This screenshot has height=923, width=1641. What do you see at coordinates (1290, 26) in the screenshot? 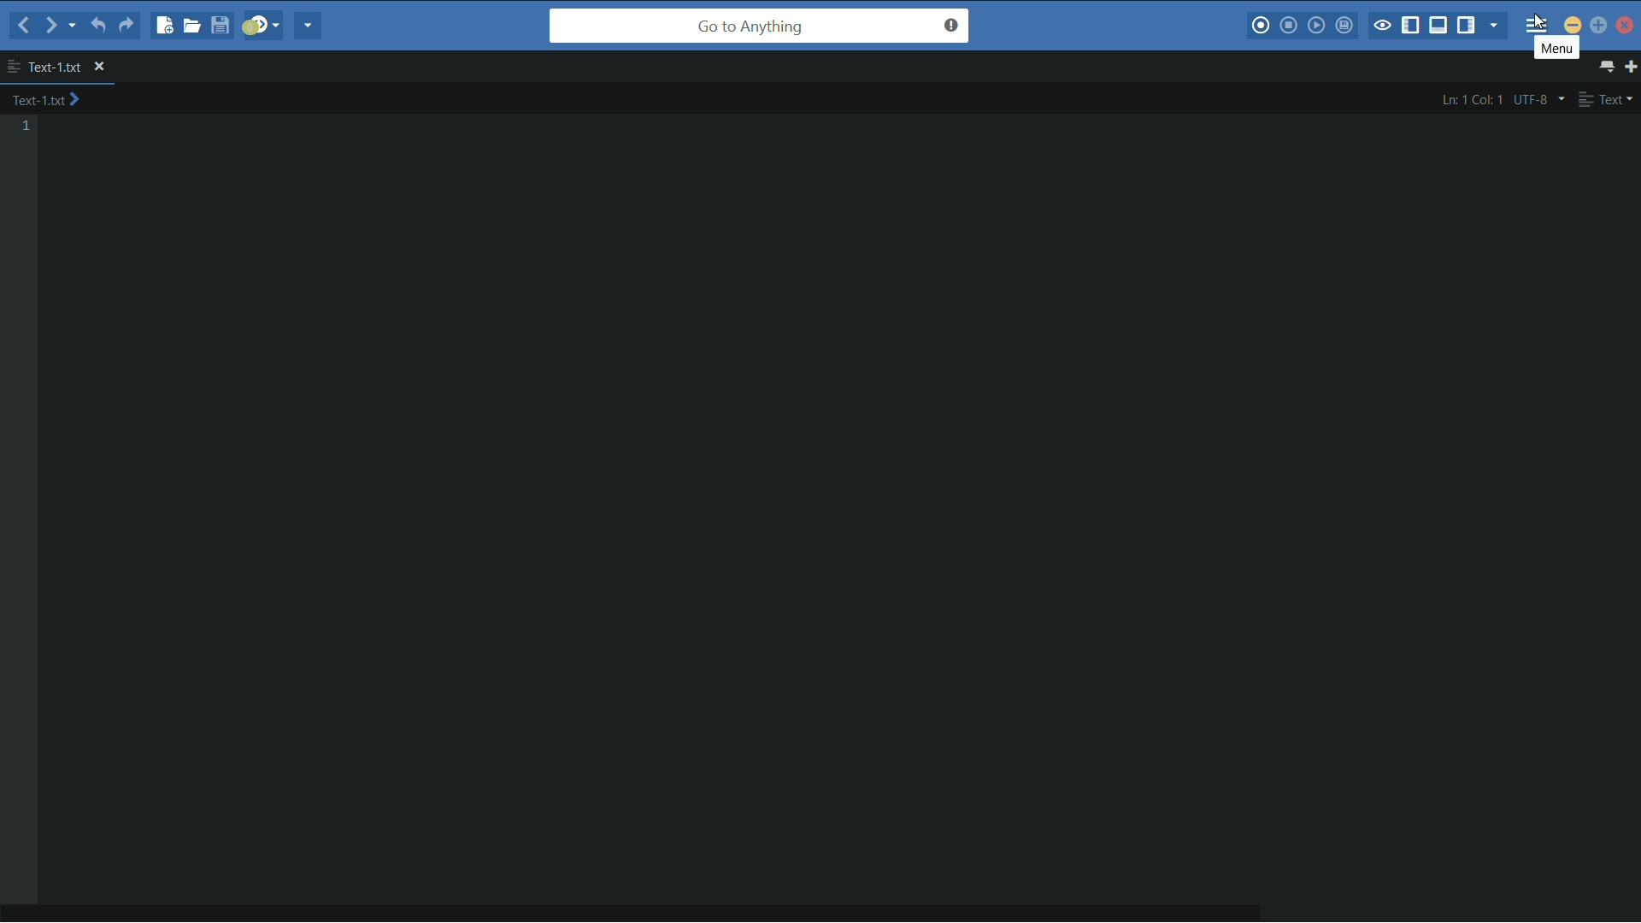
I see `stop macro` at bounding box center [1290, 26].